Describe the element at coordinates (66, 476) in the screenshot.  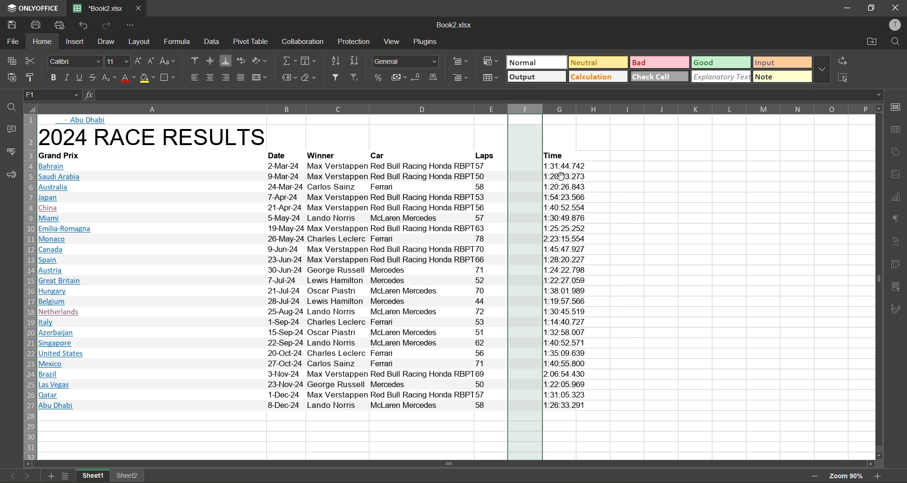
I see `sheet list` at that location.